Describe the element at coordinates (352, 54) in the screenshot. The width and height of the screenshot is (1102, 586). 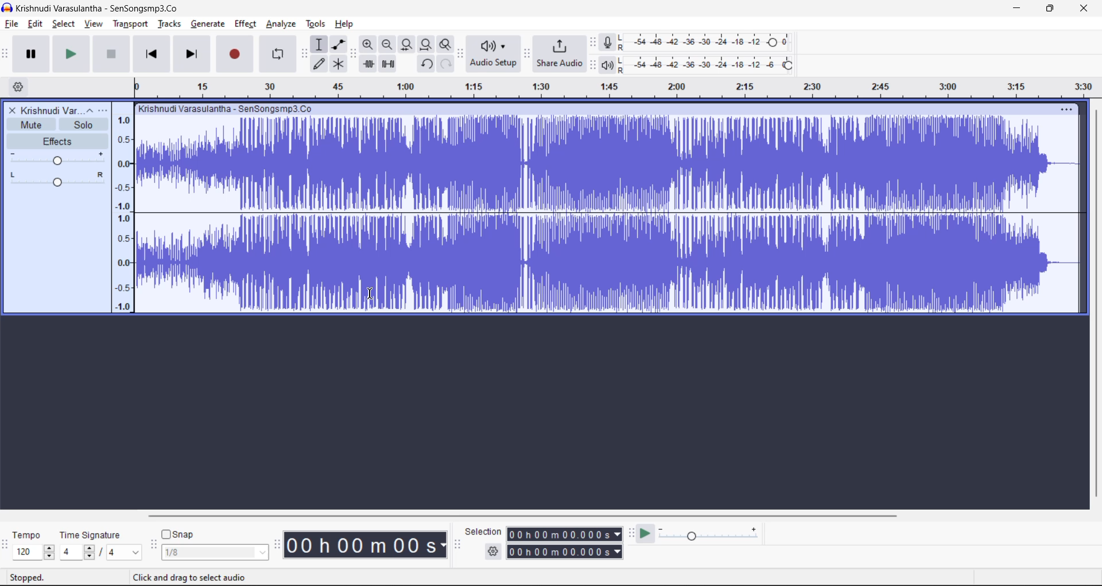
I see `edit tool bar` at that location.